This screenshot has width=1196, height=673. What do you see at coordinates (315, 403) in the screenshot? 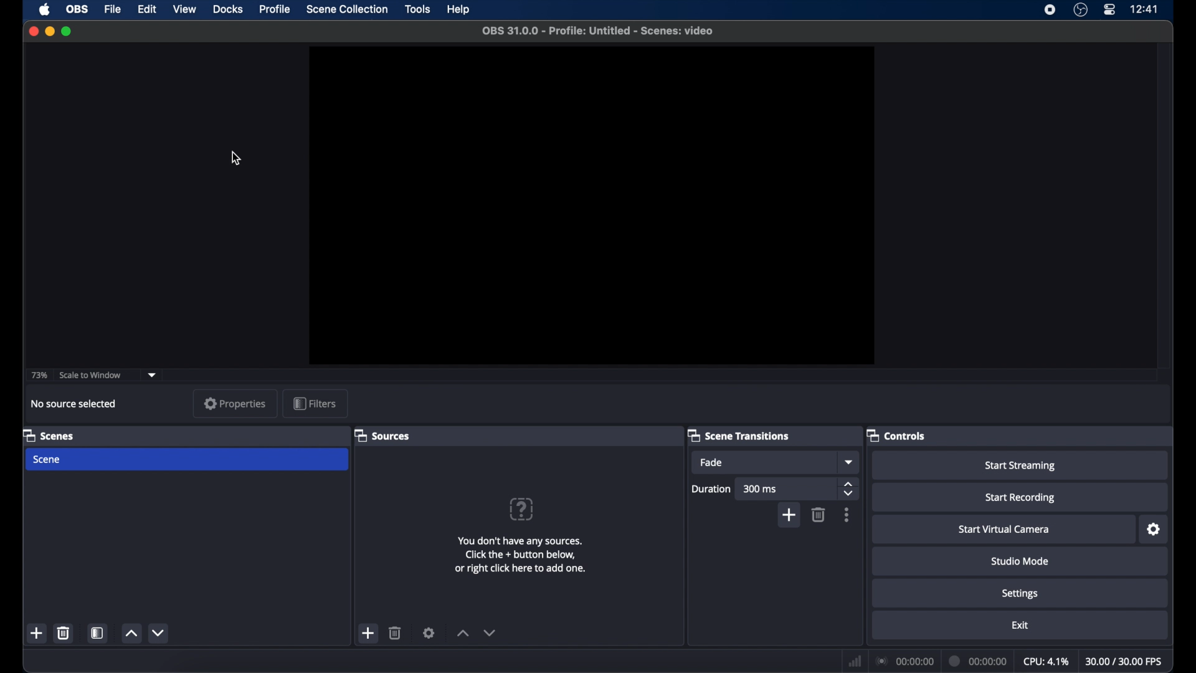
I see `filters` at bounding box center [315, 403].